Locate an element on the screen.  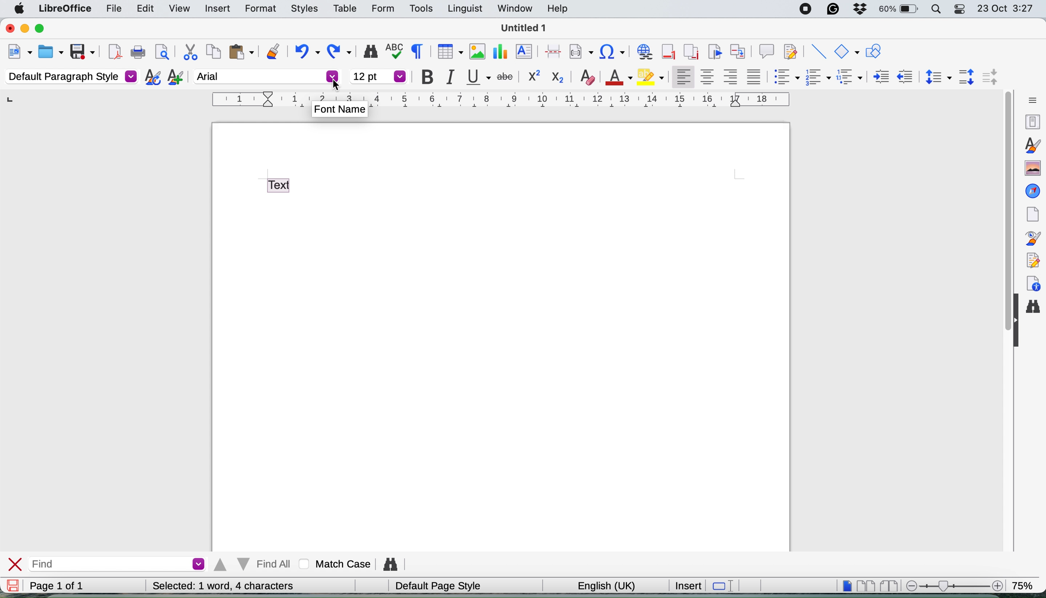
file is located at coordinates (110, 9).